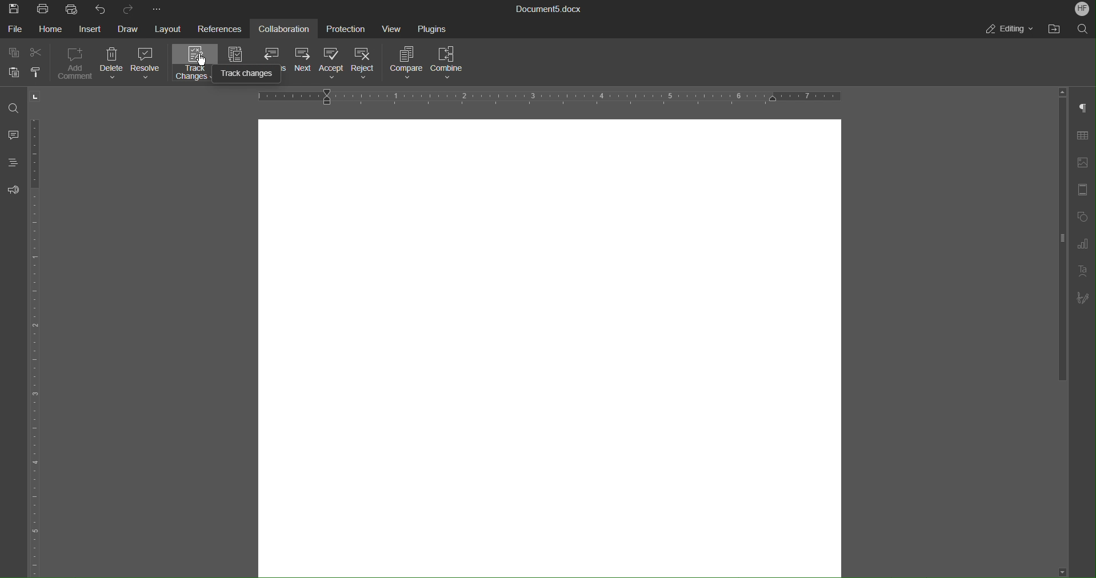  I want to click on Reject, so click(370, 64).